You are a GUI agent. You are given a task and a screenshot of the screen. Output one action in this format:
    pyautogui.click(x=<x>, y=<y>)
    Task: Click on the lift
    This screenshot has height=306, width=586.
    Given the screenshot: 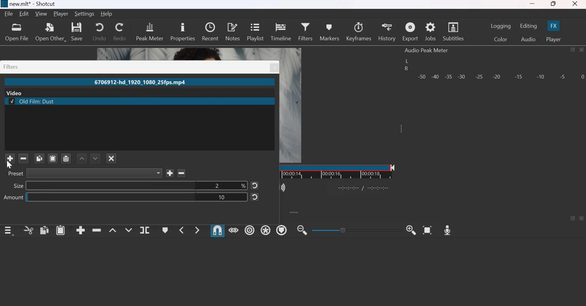 What is the action you would take?
    pyautogui.click(x=113, y=230)
    